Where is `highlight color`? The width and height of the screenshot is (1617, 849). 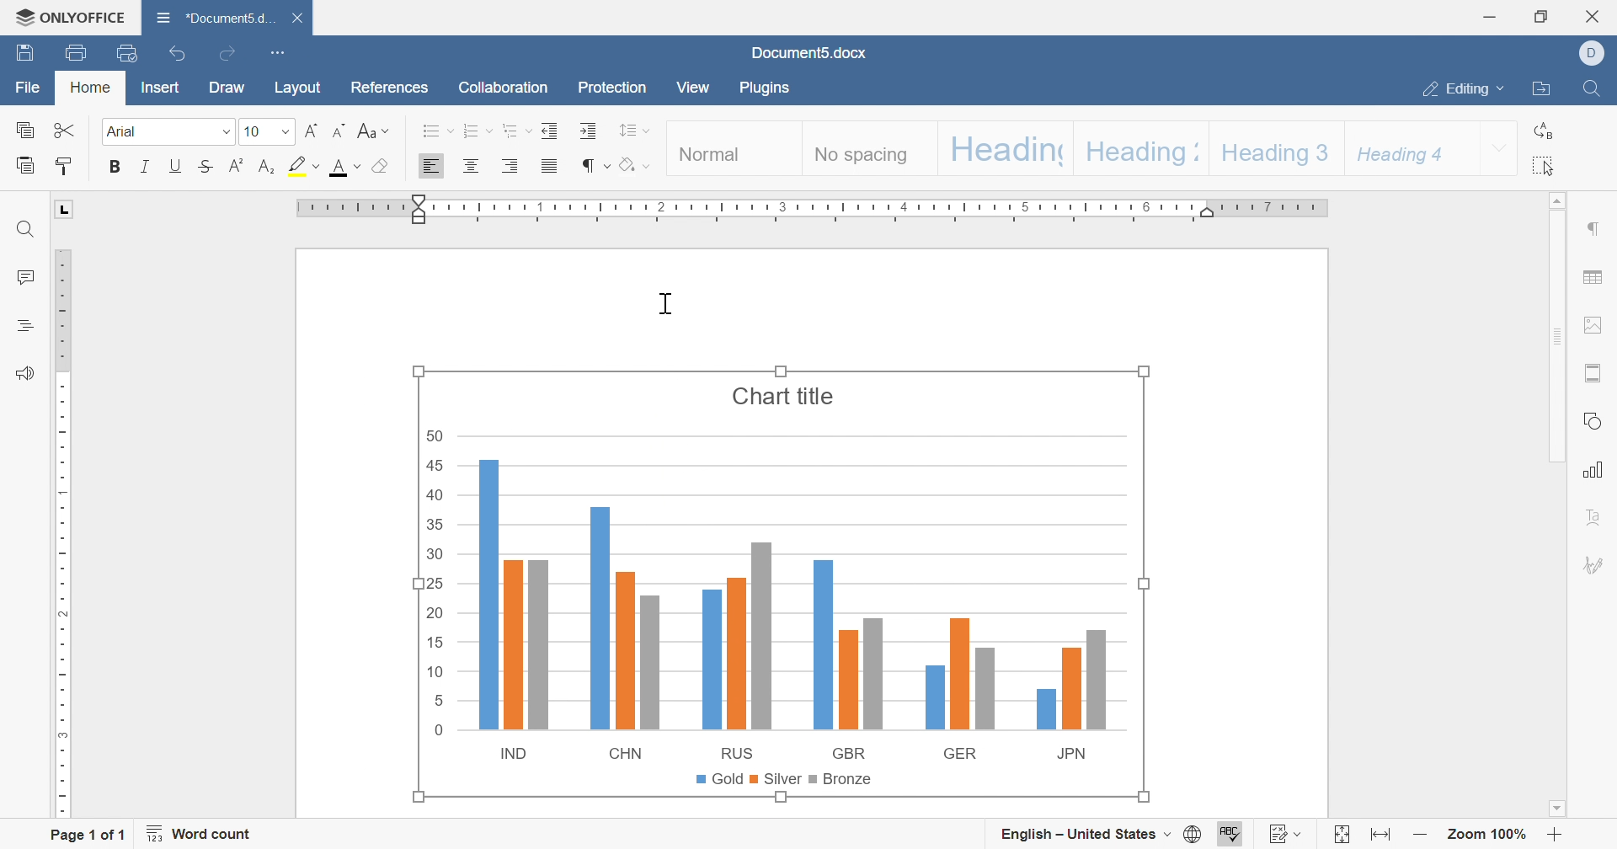 highlight color is located at coordinates (303, 165).